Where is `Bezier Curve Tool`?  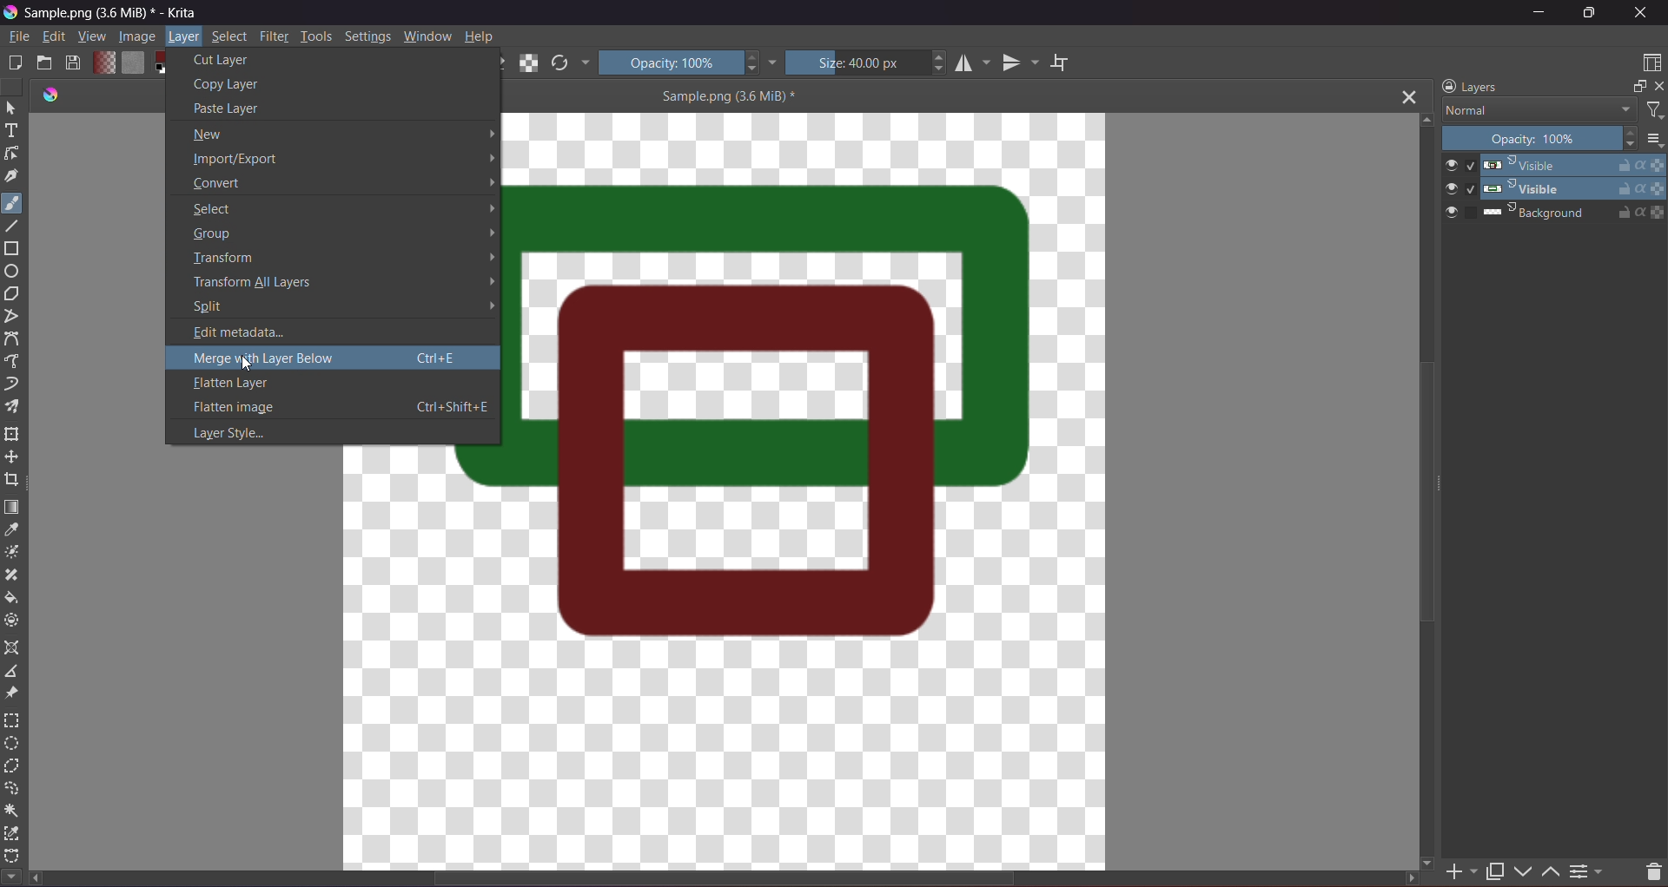 Bezier Curve Tool is located at coordinates (16, 340).